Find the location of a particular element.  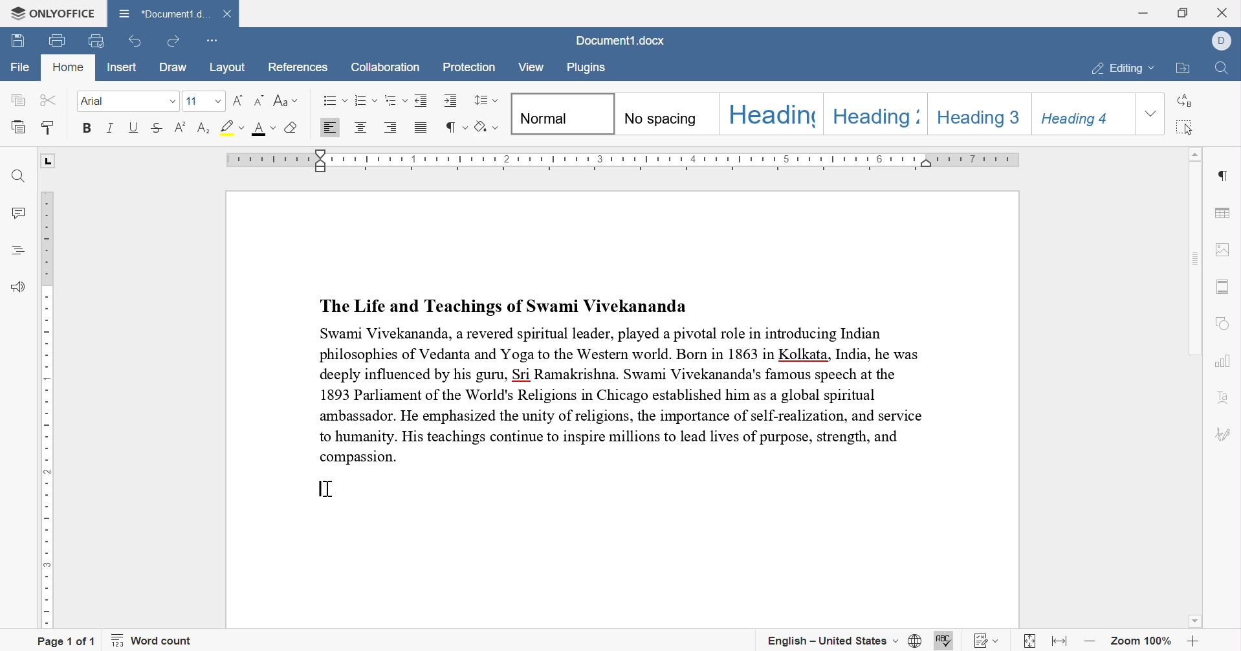

normal is located at coordinates (564, 114).